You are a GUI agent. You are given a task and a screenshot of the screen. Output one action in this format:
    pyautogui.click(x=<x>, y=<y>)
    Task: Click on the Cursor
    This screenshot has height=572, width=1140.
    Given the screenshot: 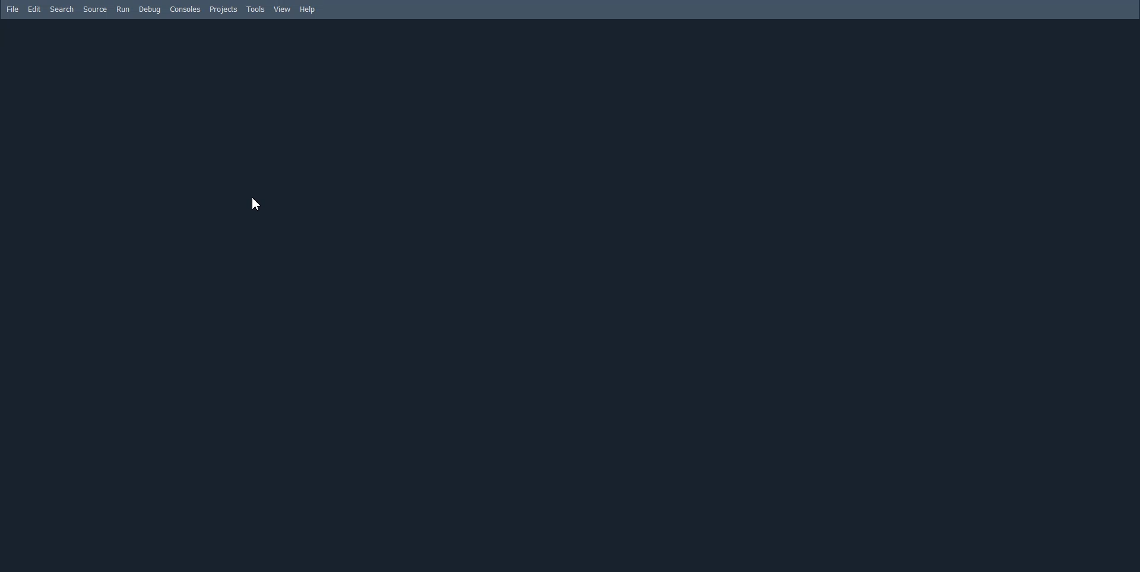 What is the action you would take?
    pyautogui.click(x=258, y=204)
    